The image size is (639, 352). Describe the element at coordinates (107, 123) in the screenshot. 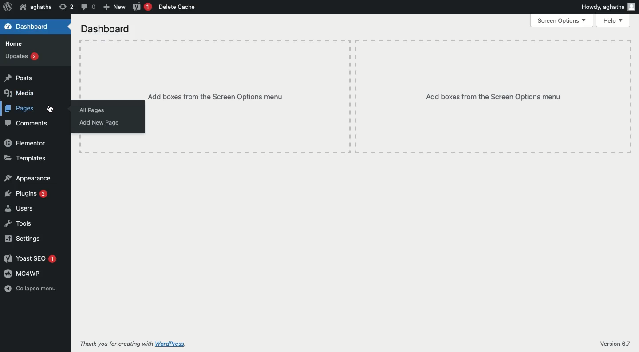

I see `Add new page` at that location.